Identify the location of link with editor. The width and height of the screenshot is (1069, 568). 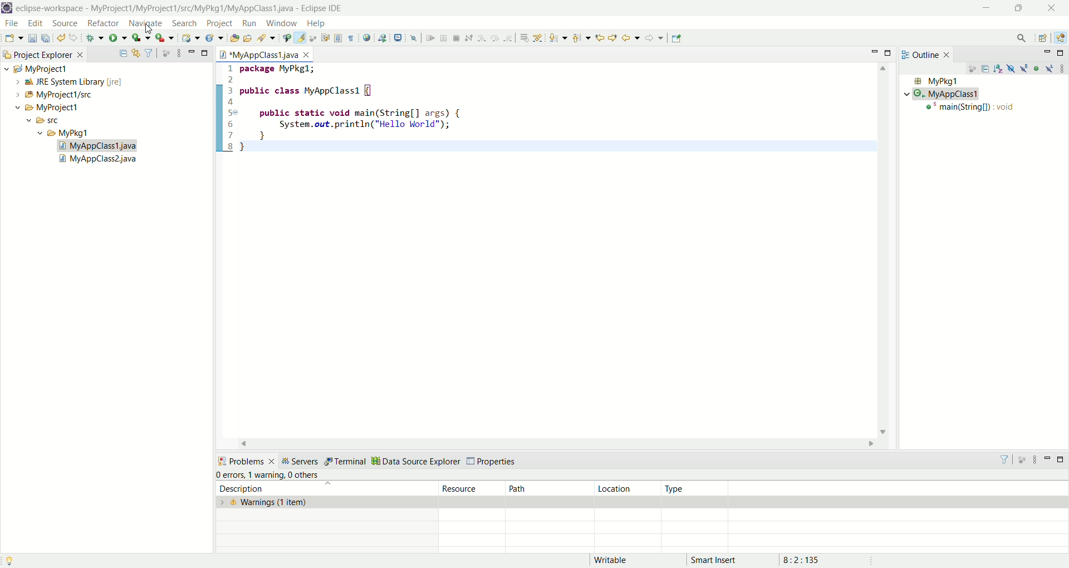
(136, 53).